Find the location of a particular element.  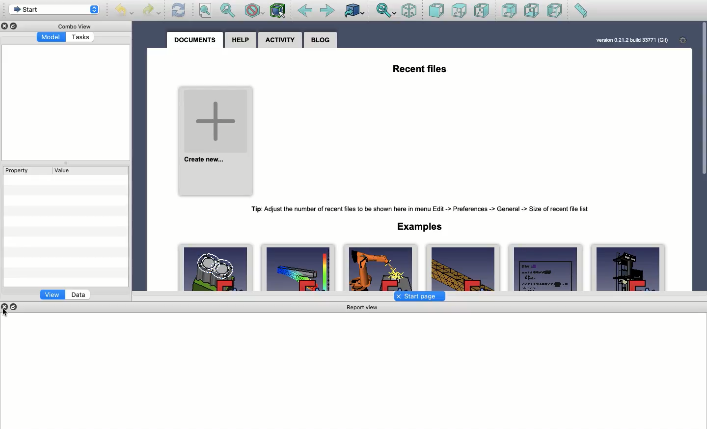

Sync view is located at coordinates (386, 11).